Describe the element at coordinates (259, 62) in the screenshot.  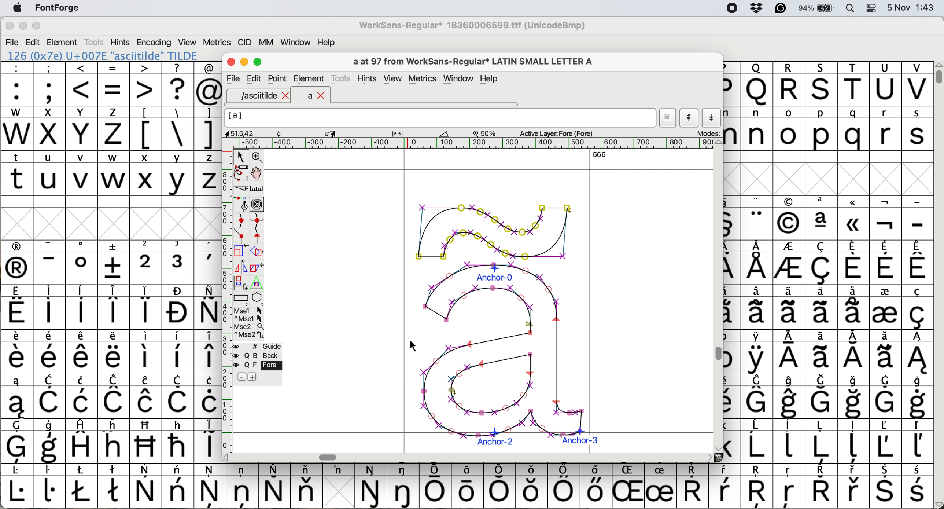
I see `Maximise` at that location.